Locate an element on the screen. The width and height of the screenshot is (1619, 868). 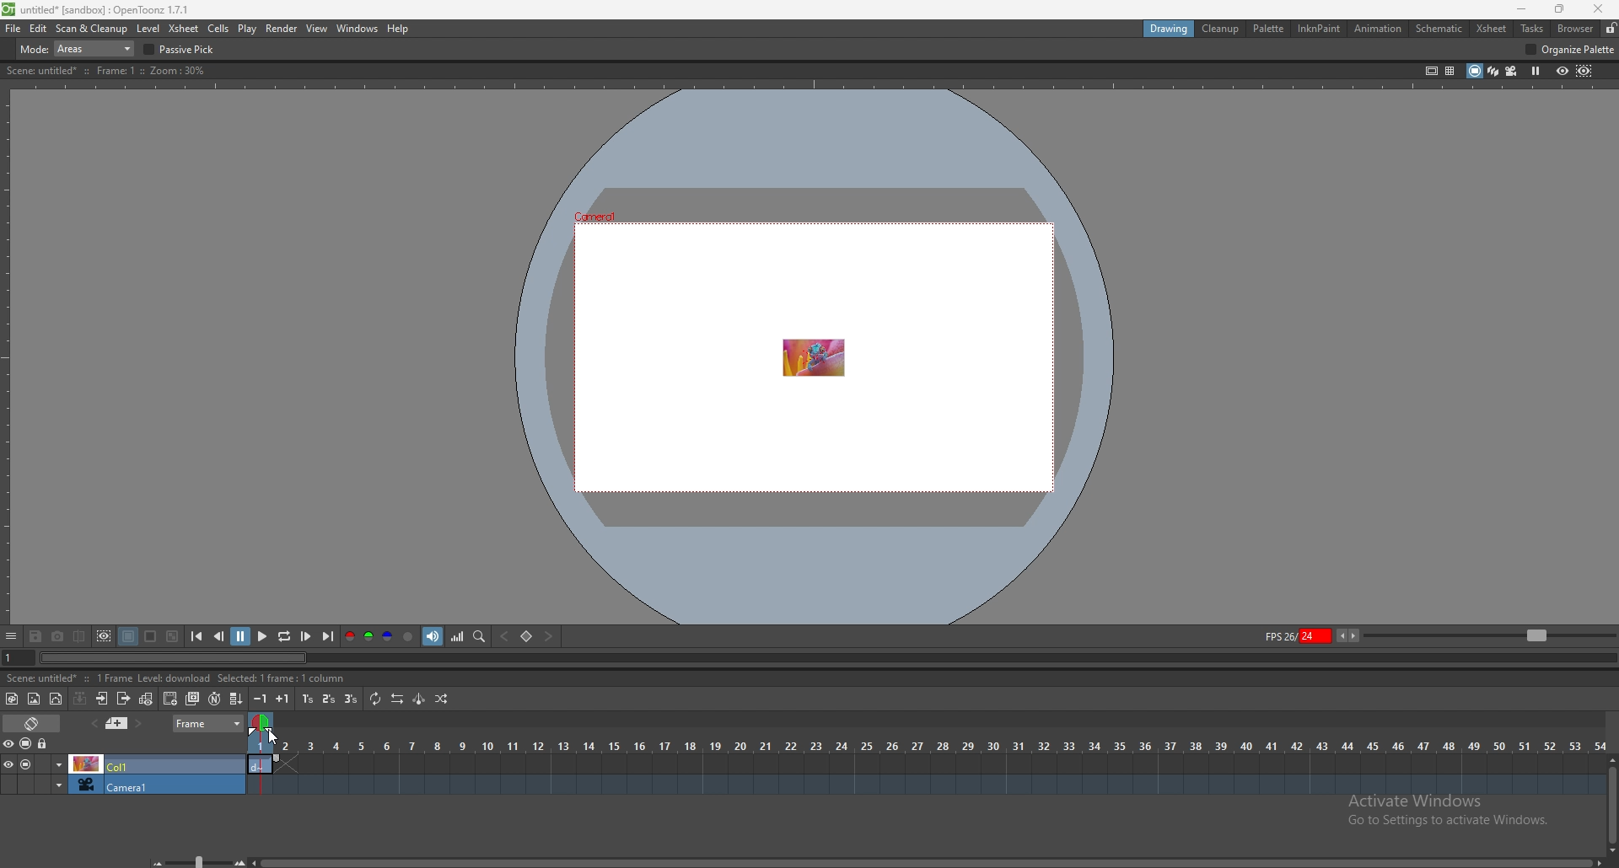
visibility toggle is located at coordinates (13, 744).